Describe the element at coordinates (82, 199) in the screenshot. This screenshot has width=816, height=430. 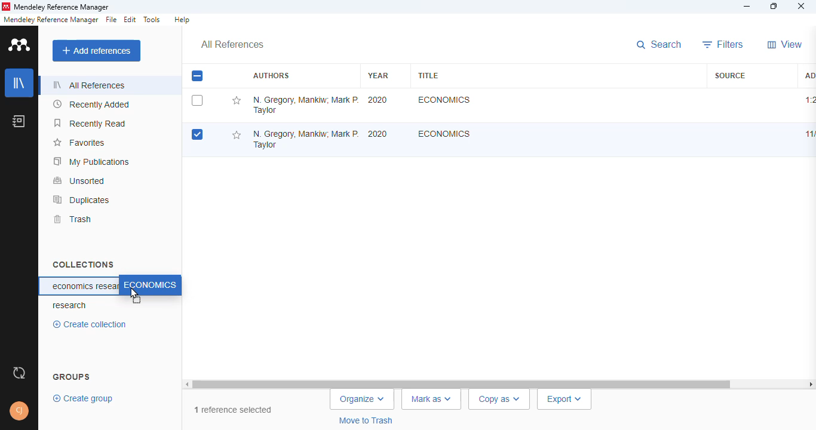
I see `duplicates` at that location.